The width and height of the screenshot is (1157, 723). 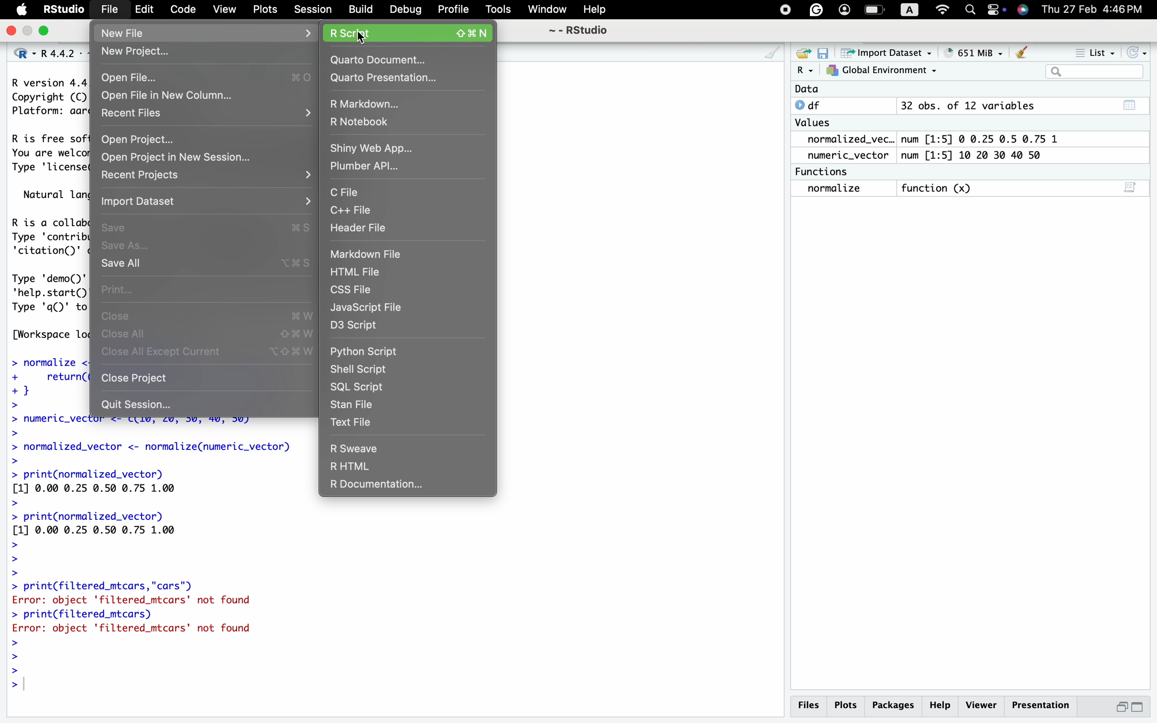 What do you see at coordinates (971, 51) in the screenshot?
I see `® 651 MiB ` at bounding box center [971, 51].